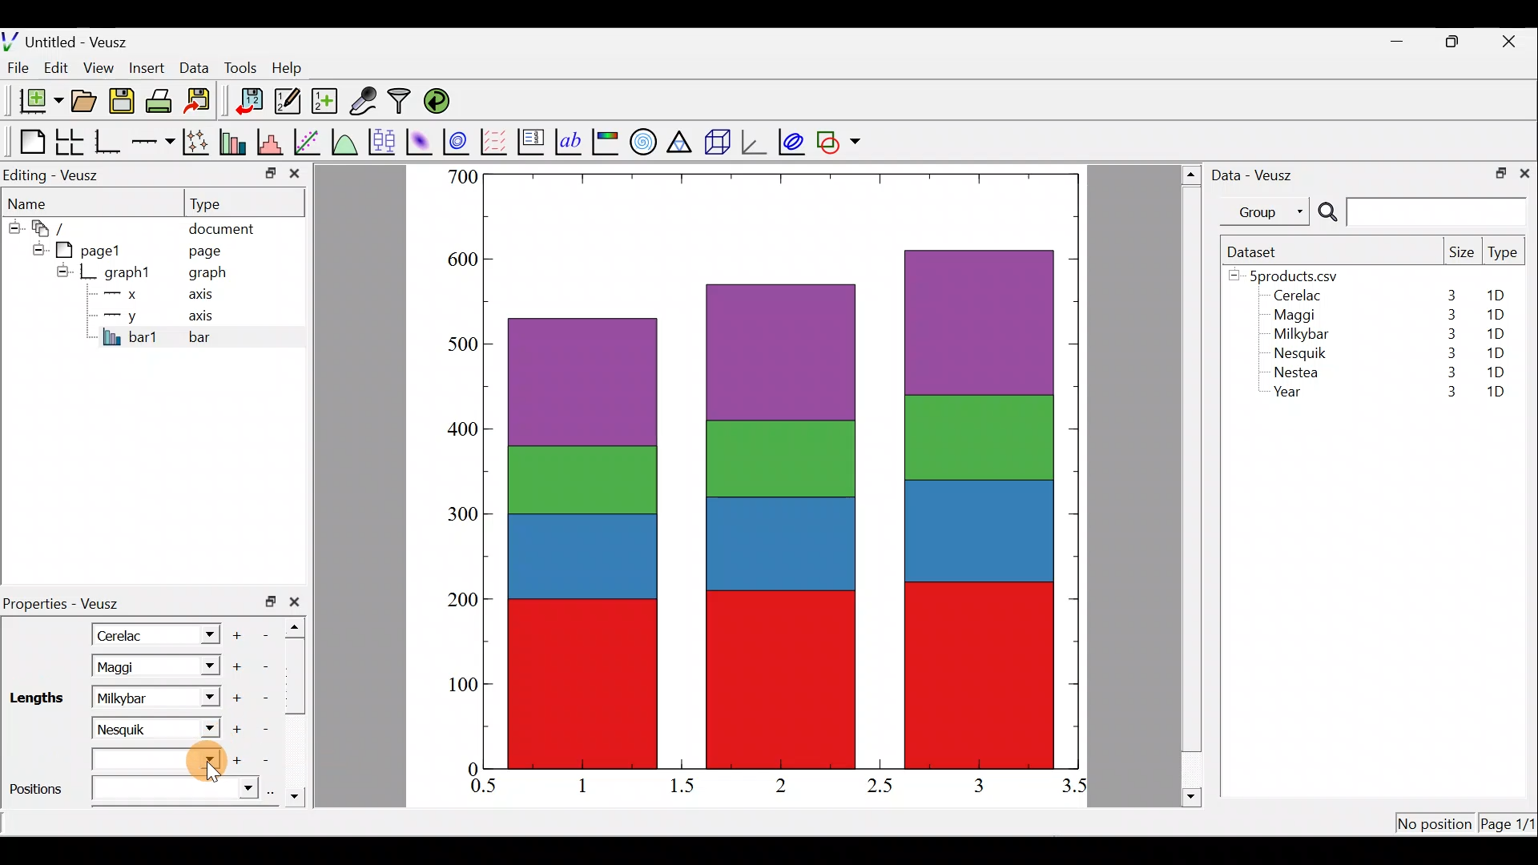  Describe the element at coordinates (1268, 211) in the screenshot. I see `Group` at that location.